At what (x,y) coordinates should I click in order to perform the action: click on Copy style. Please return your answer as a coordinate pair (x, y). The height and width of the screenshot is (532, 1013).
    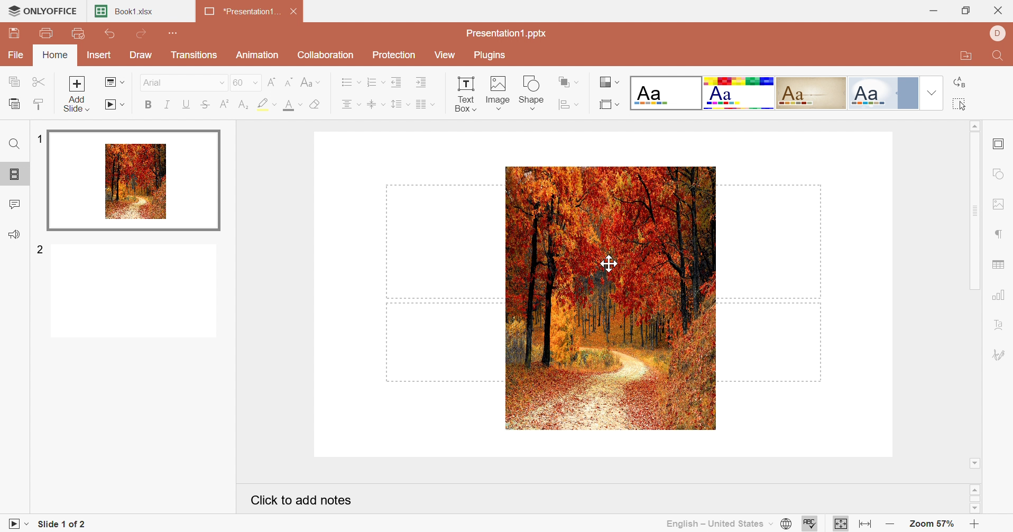
    Looking at the image, I should click on (41, 105).